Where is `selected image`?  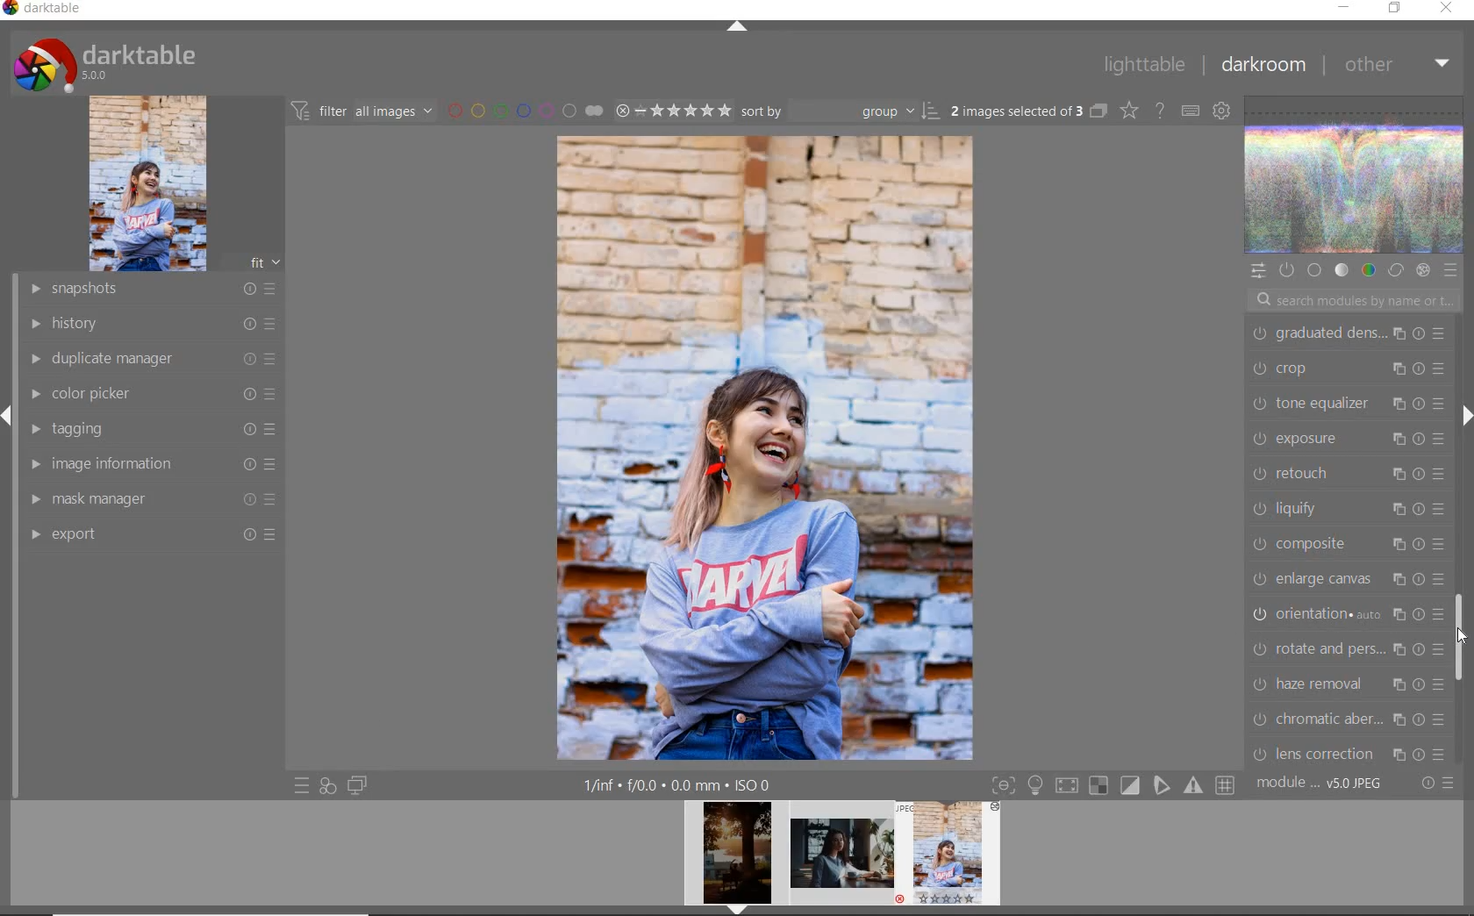 selected image is located at coordinates (766, 445).